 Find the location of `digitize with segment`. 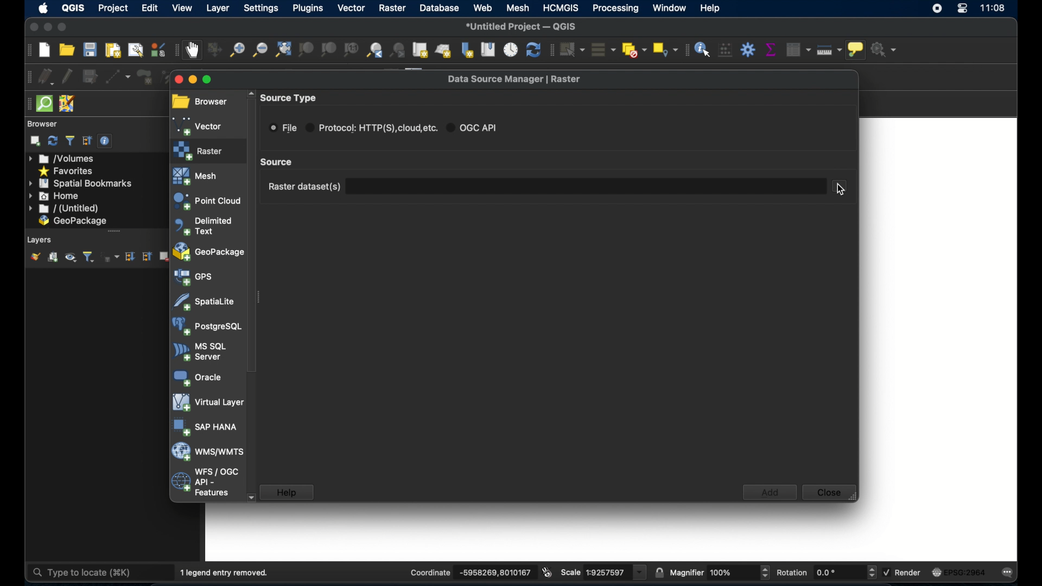

digitize with segment is located at coordinates (118, 77).